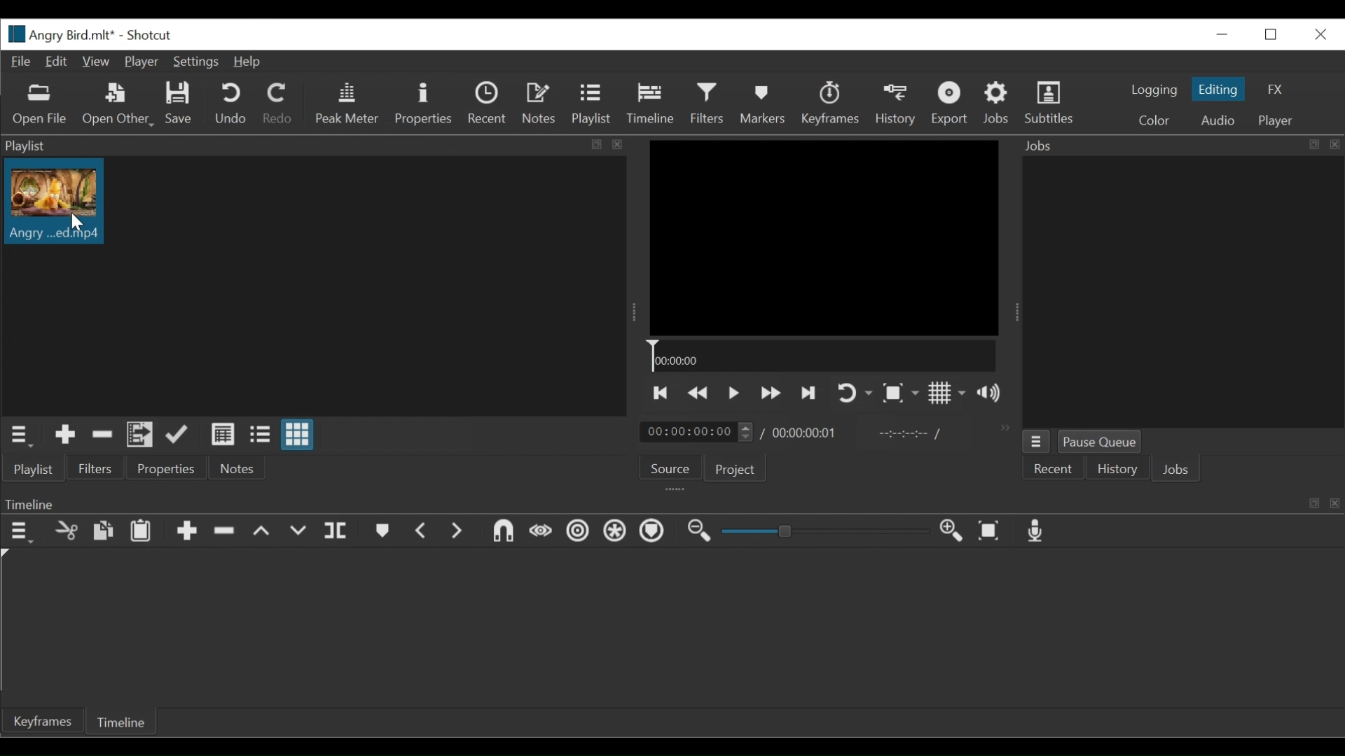  Describe the element at coordinates (823, 237) in the screenshot. I see `Media Viewer` at that location.